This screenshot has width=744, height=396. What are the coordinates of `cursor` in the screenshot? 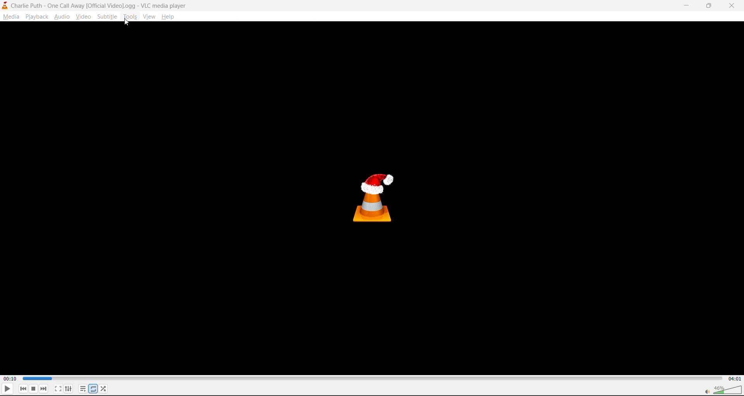 It's located at (126, 22).